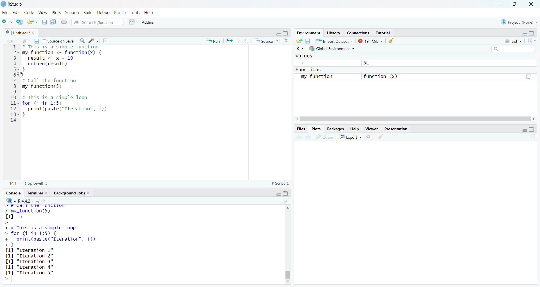  Describe the element at coordinates (121, 12) in the screenshot. I see `profile` at that location.